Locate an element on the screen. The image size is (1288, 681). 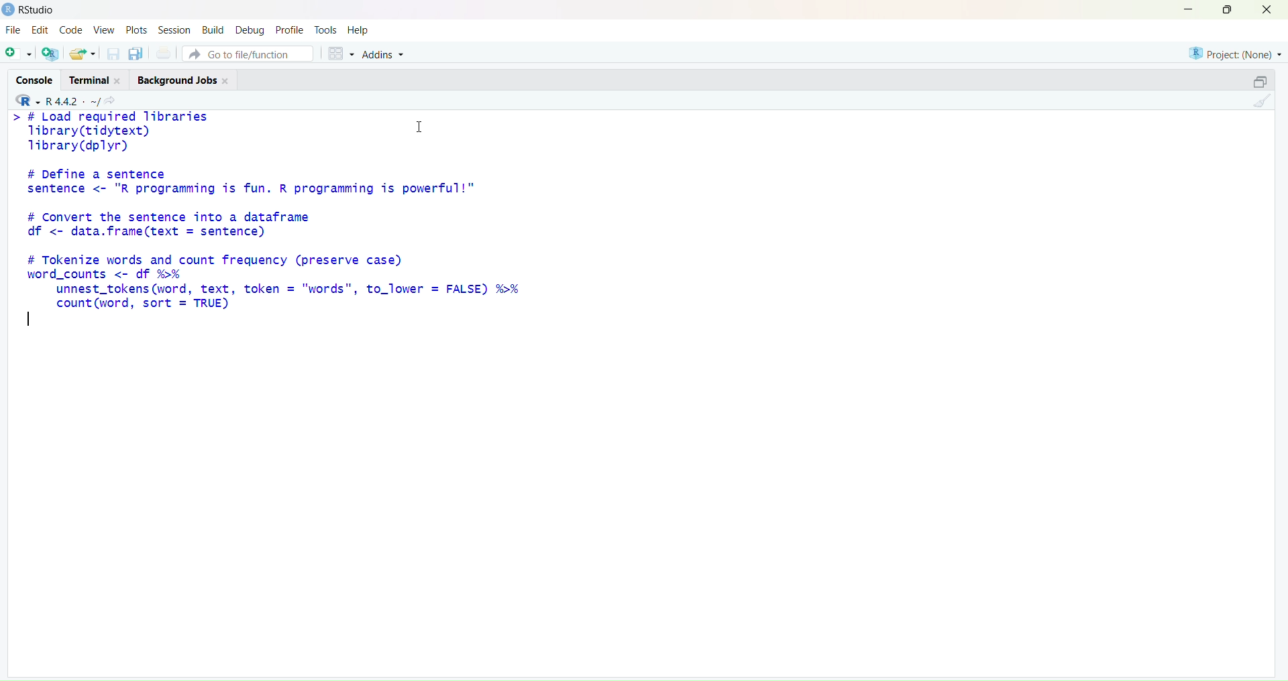
help is located at coordinates (359, 32).